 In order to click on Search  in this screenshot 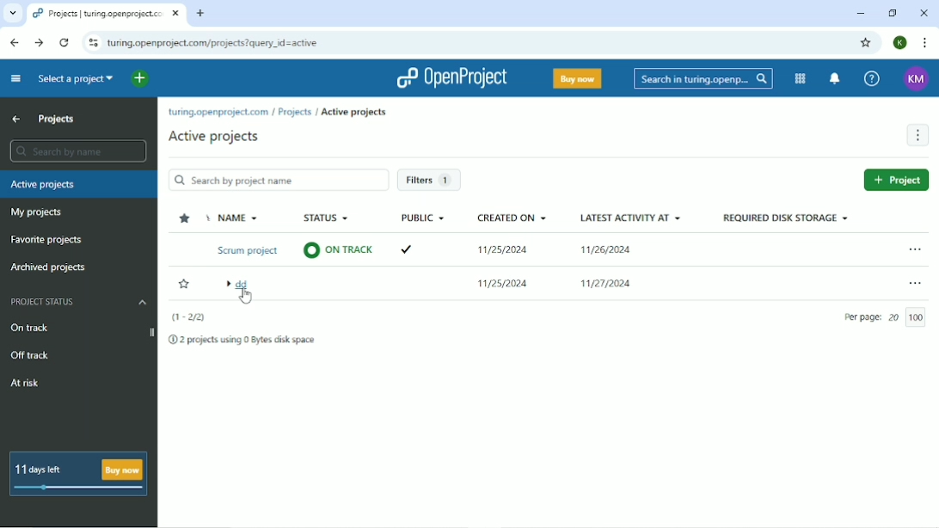, I will do `click(700, 79)`.